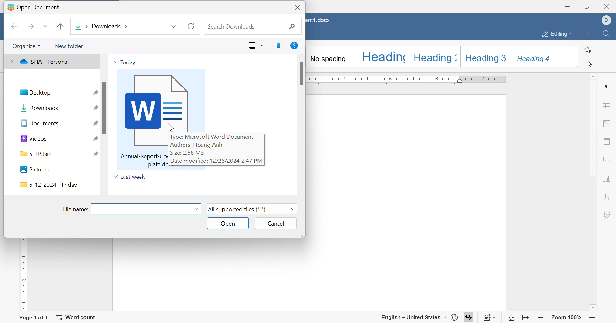  Describe the element at coordinates (38, 93) in the screenshot. I see `desktop` at that location.